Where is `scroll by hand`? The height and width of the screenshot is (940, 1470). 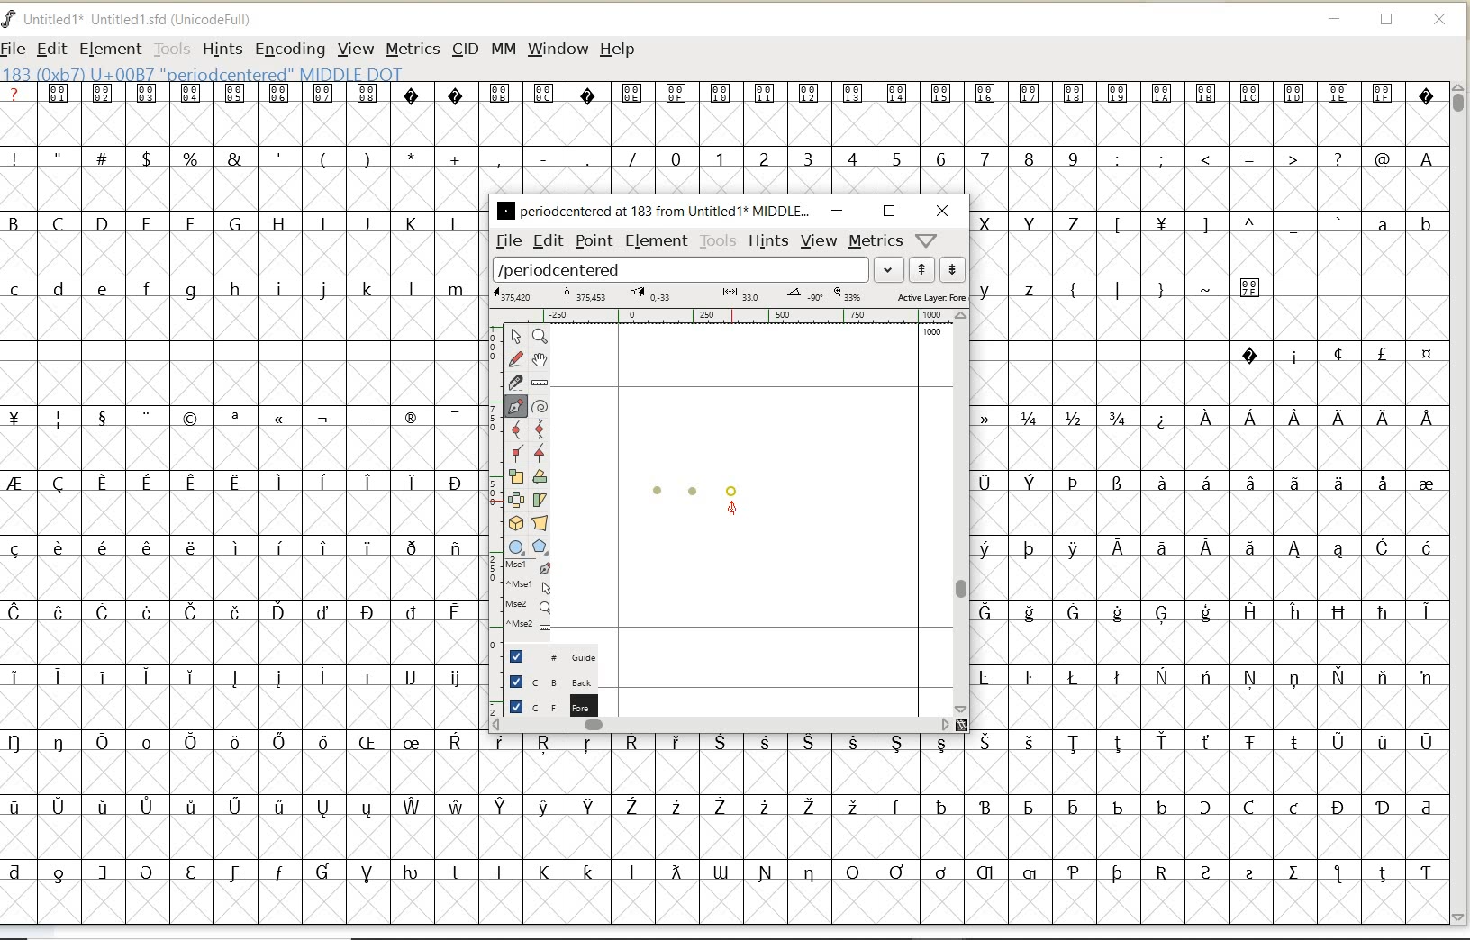
scroll by hand is located at coordinates (539, 359).